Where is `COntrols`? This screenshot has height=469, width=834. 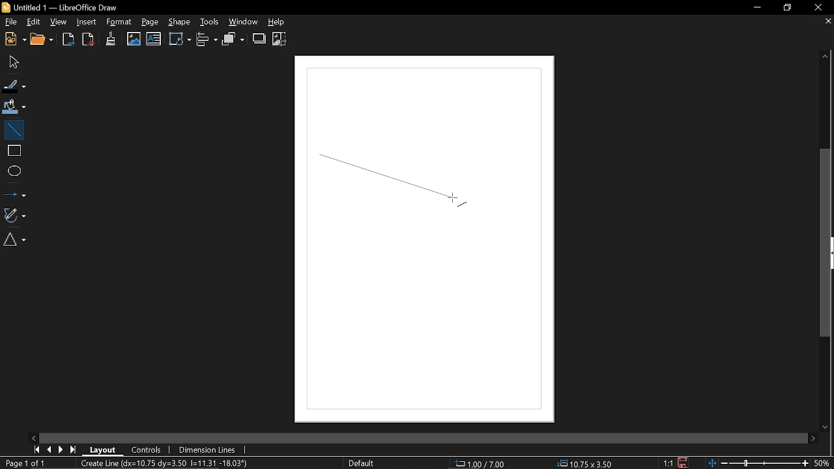 COntrols is located at coordinates (147, 449).